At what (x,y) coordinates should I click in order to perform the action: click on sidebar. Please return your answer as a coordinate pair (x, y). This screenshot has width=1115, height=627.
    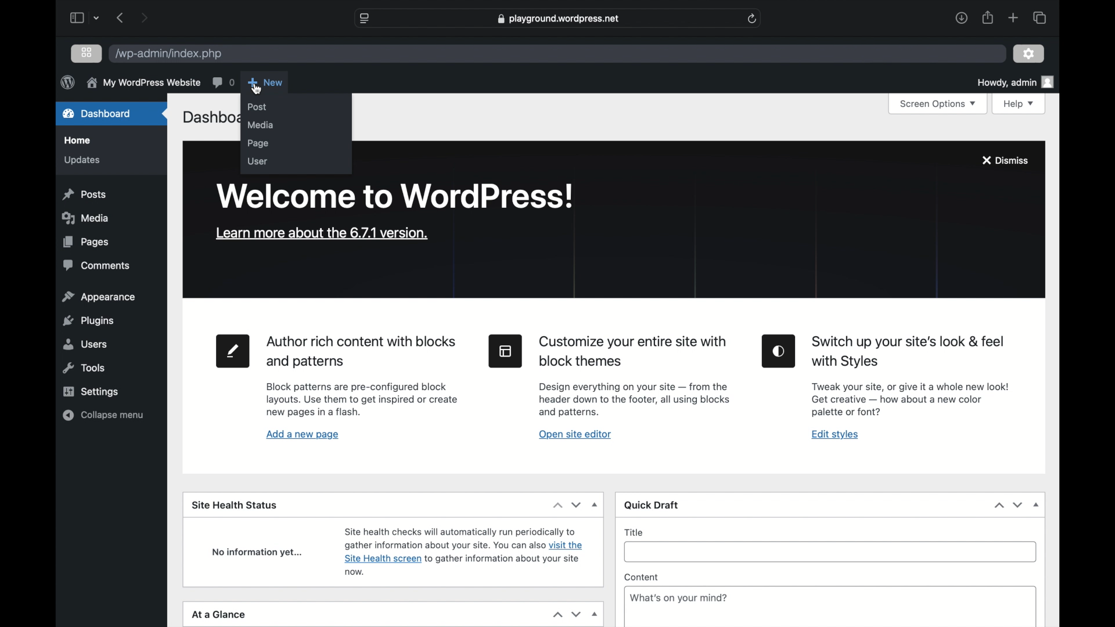
    Looking at the image, I should click on (77, 18).